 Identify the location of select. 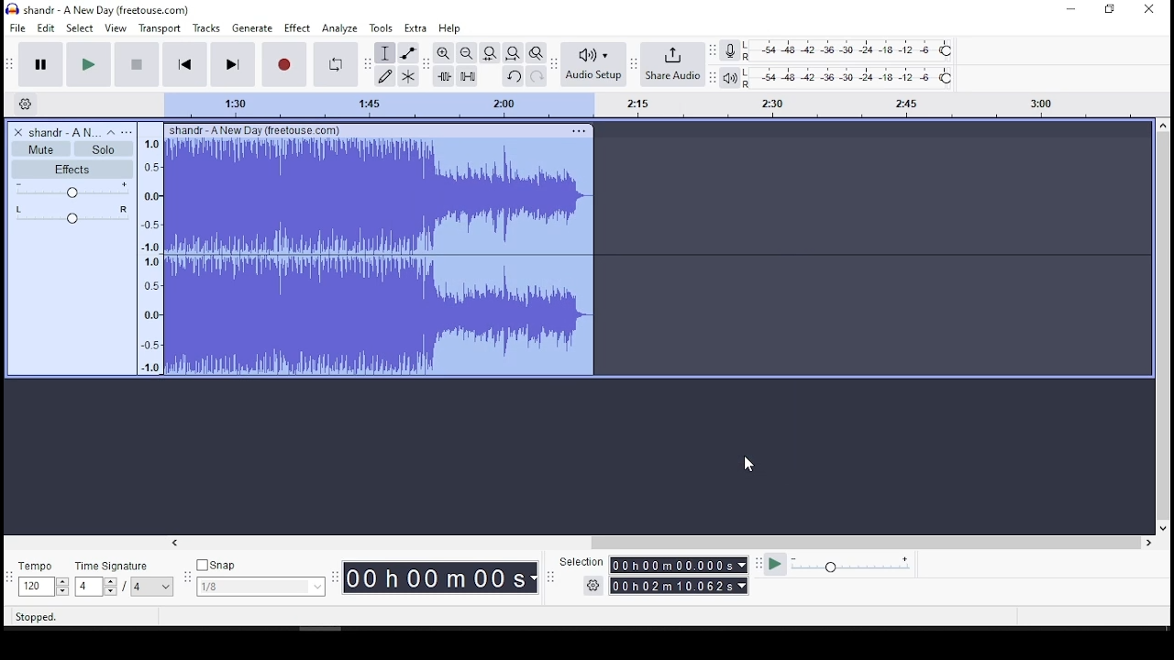
(81, 28).